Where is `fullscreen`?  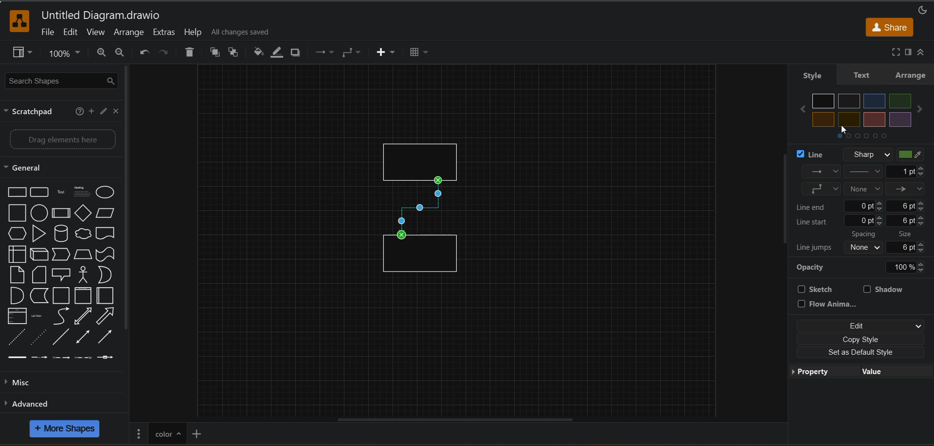
fullscreen is located at coordinates (893, 52).